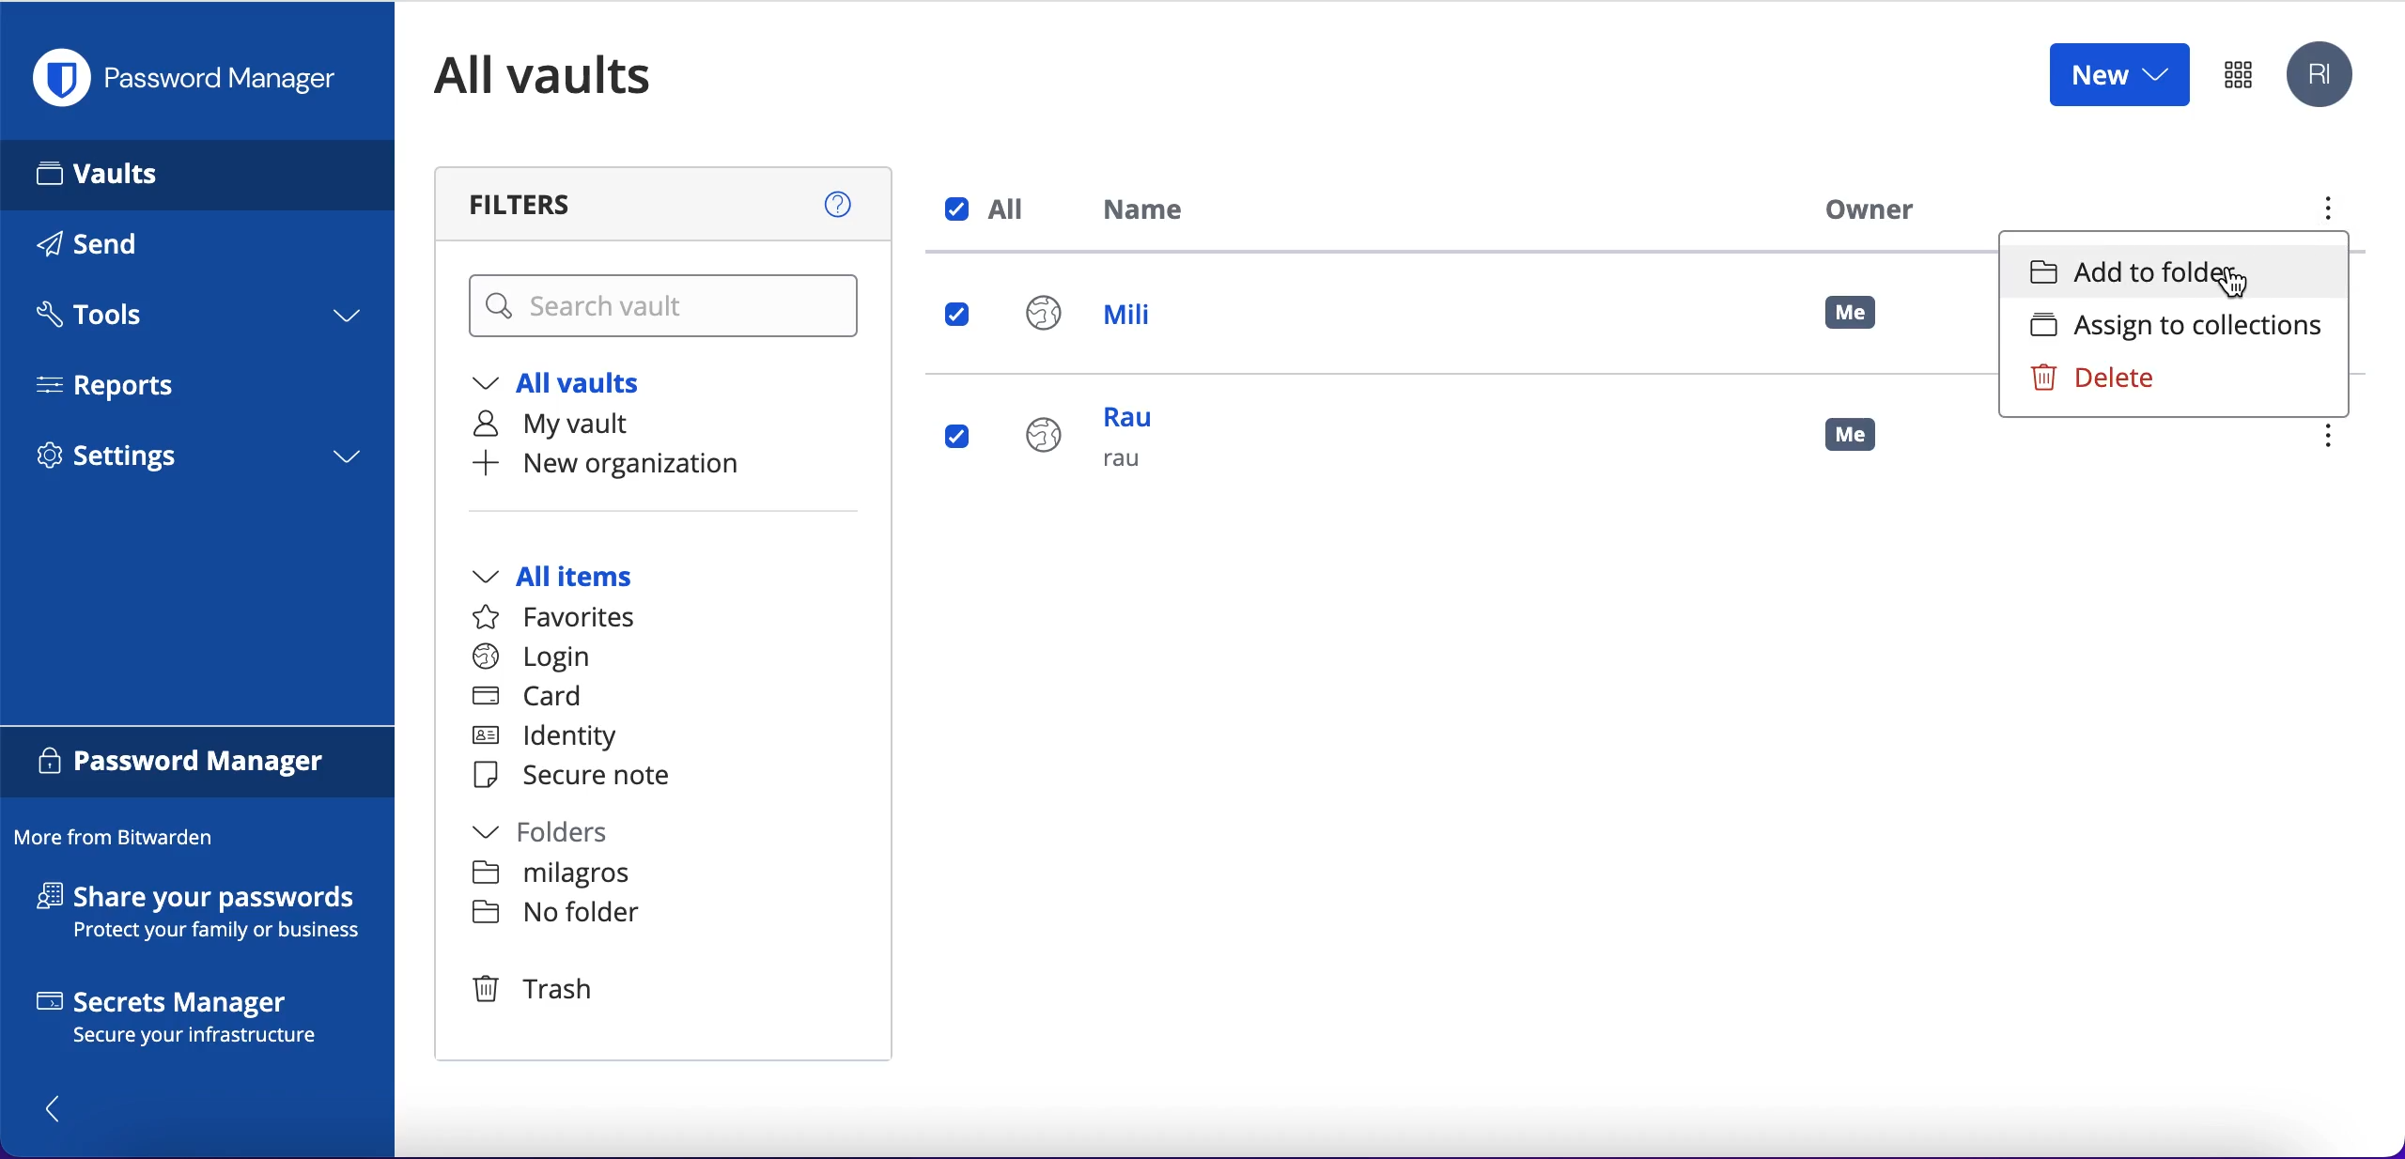  What do you see at coordinates (198, 1022) in the screenshot?
I see `secrets manager secure your infrastructure` at bounding box center [198, 1022].